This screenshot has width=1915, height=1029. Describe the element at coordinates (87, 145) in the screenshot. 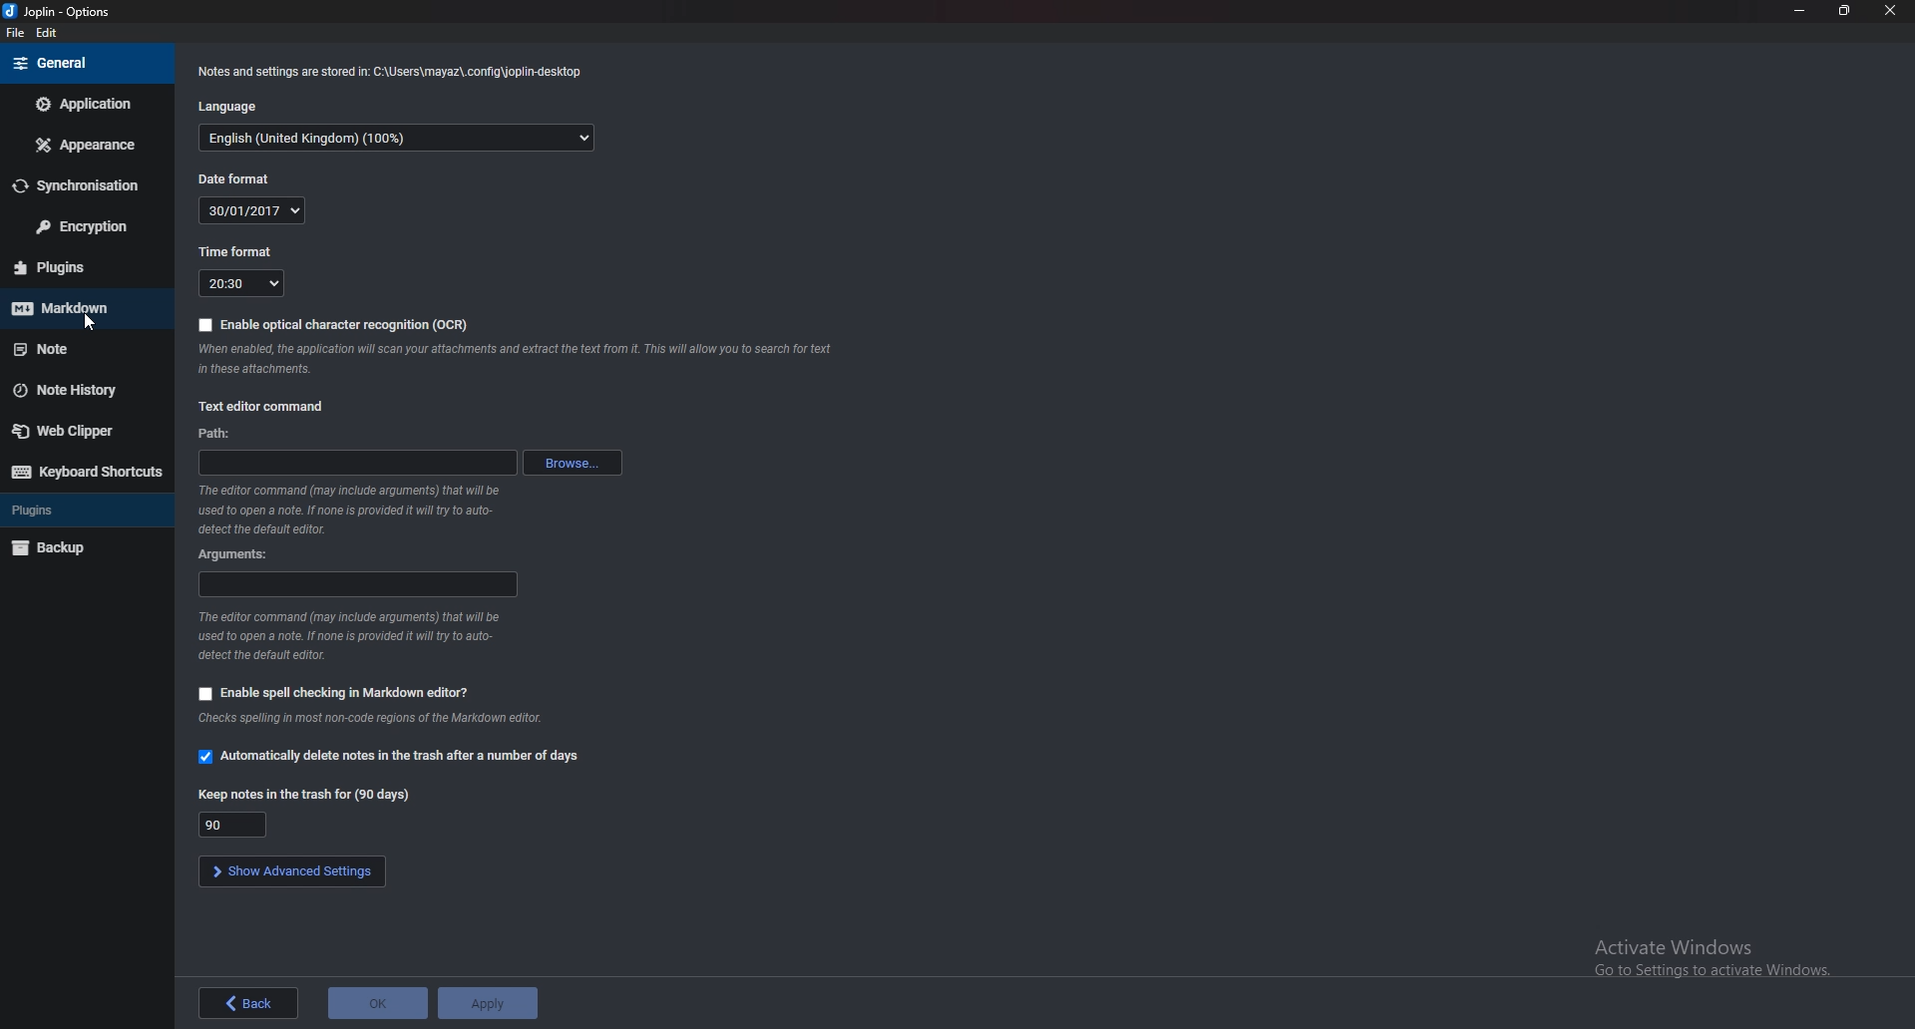

I see `Appearance` at that location.